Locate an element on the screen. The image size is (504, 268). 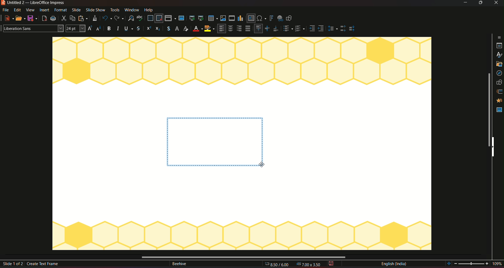
Paragraph style 2 is located at coordinates (301, 29).